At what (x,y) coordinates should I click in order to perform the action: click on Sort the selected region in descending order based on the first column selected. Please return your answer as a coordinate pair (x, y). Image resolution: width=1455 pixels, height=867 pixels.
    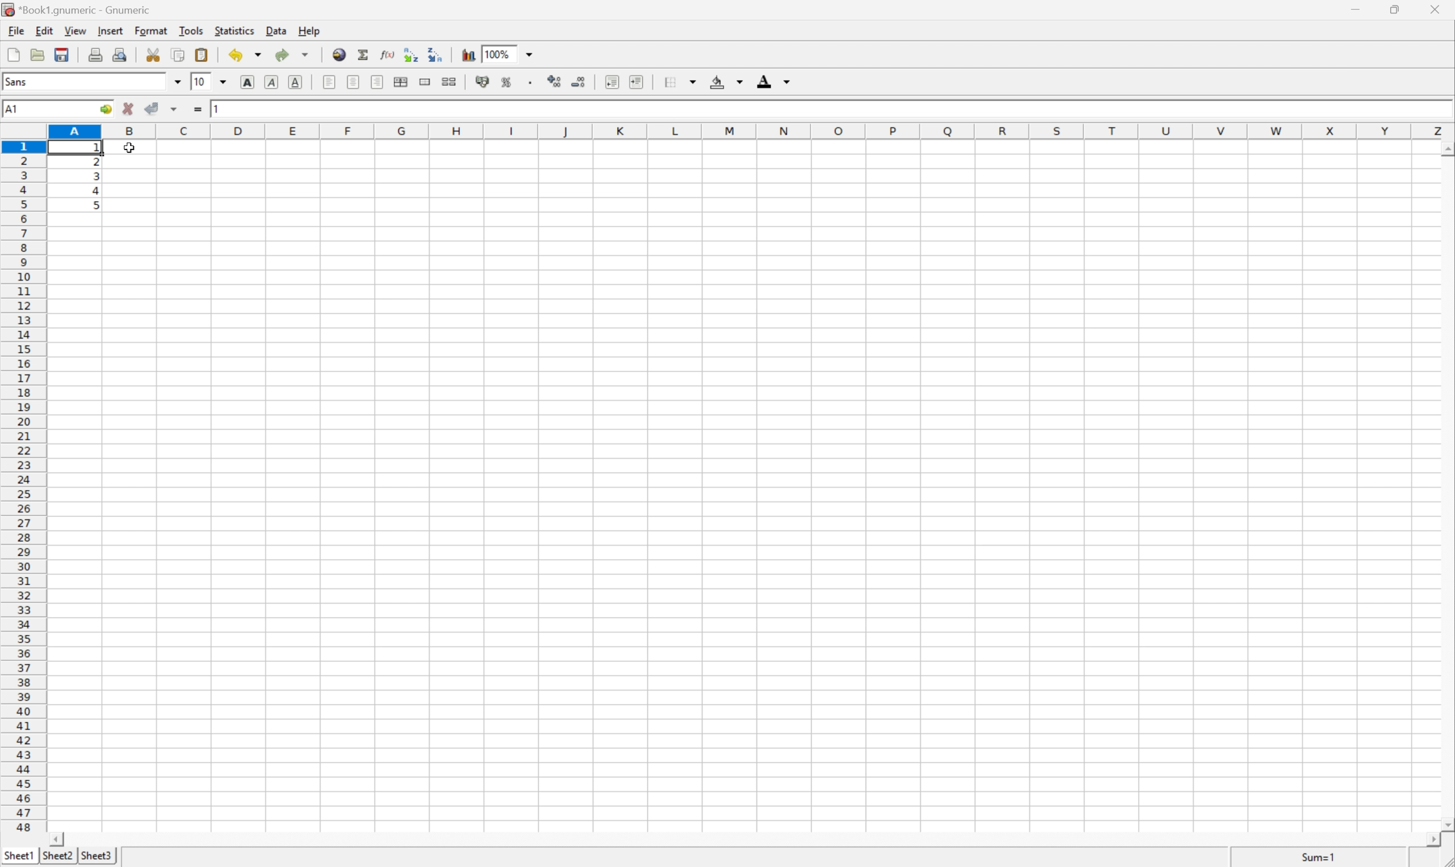
    Looking at the image, I should click on (434, 53).